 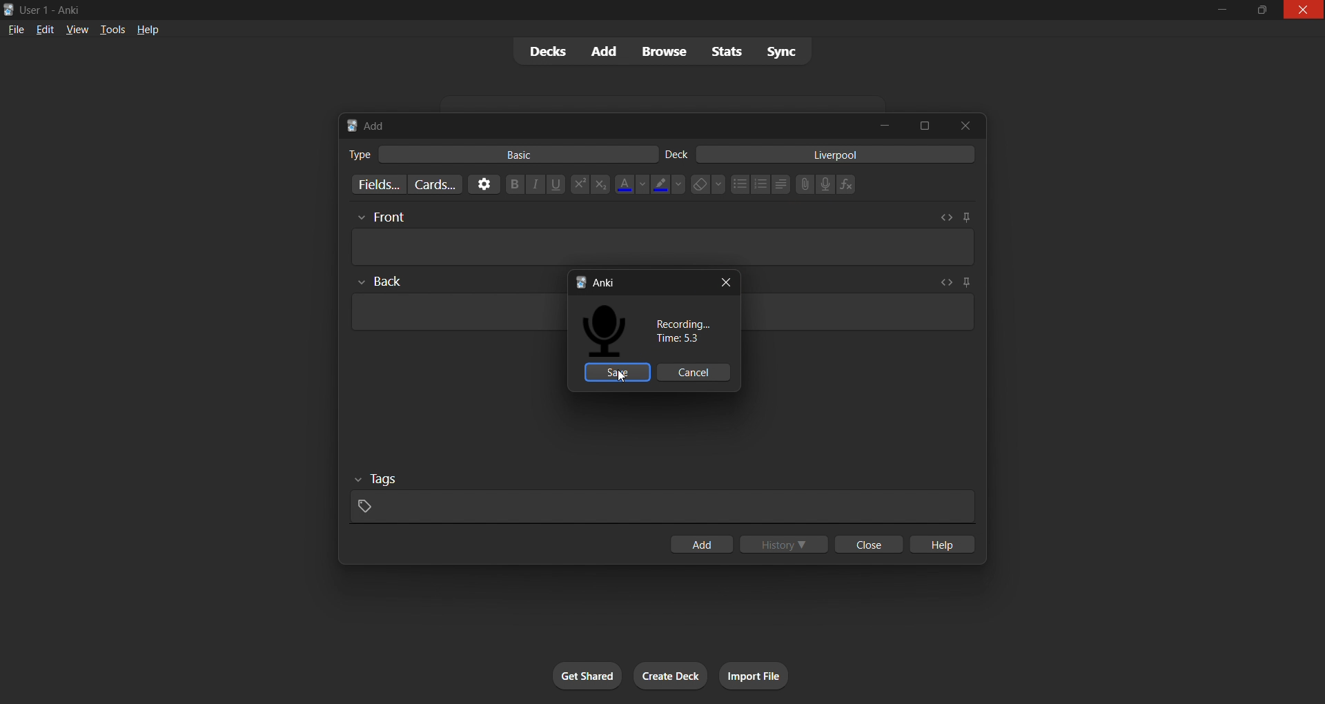 I want to click on sync, so click(x=783, y=52).